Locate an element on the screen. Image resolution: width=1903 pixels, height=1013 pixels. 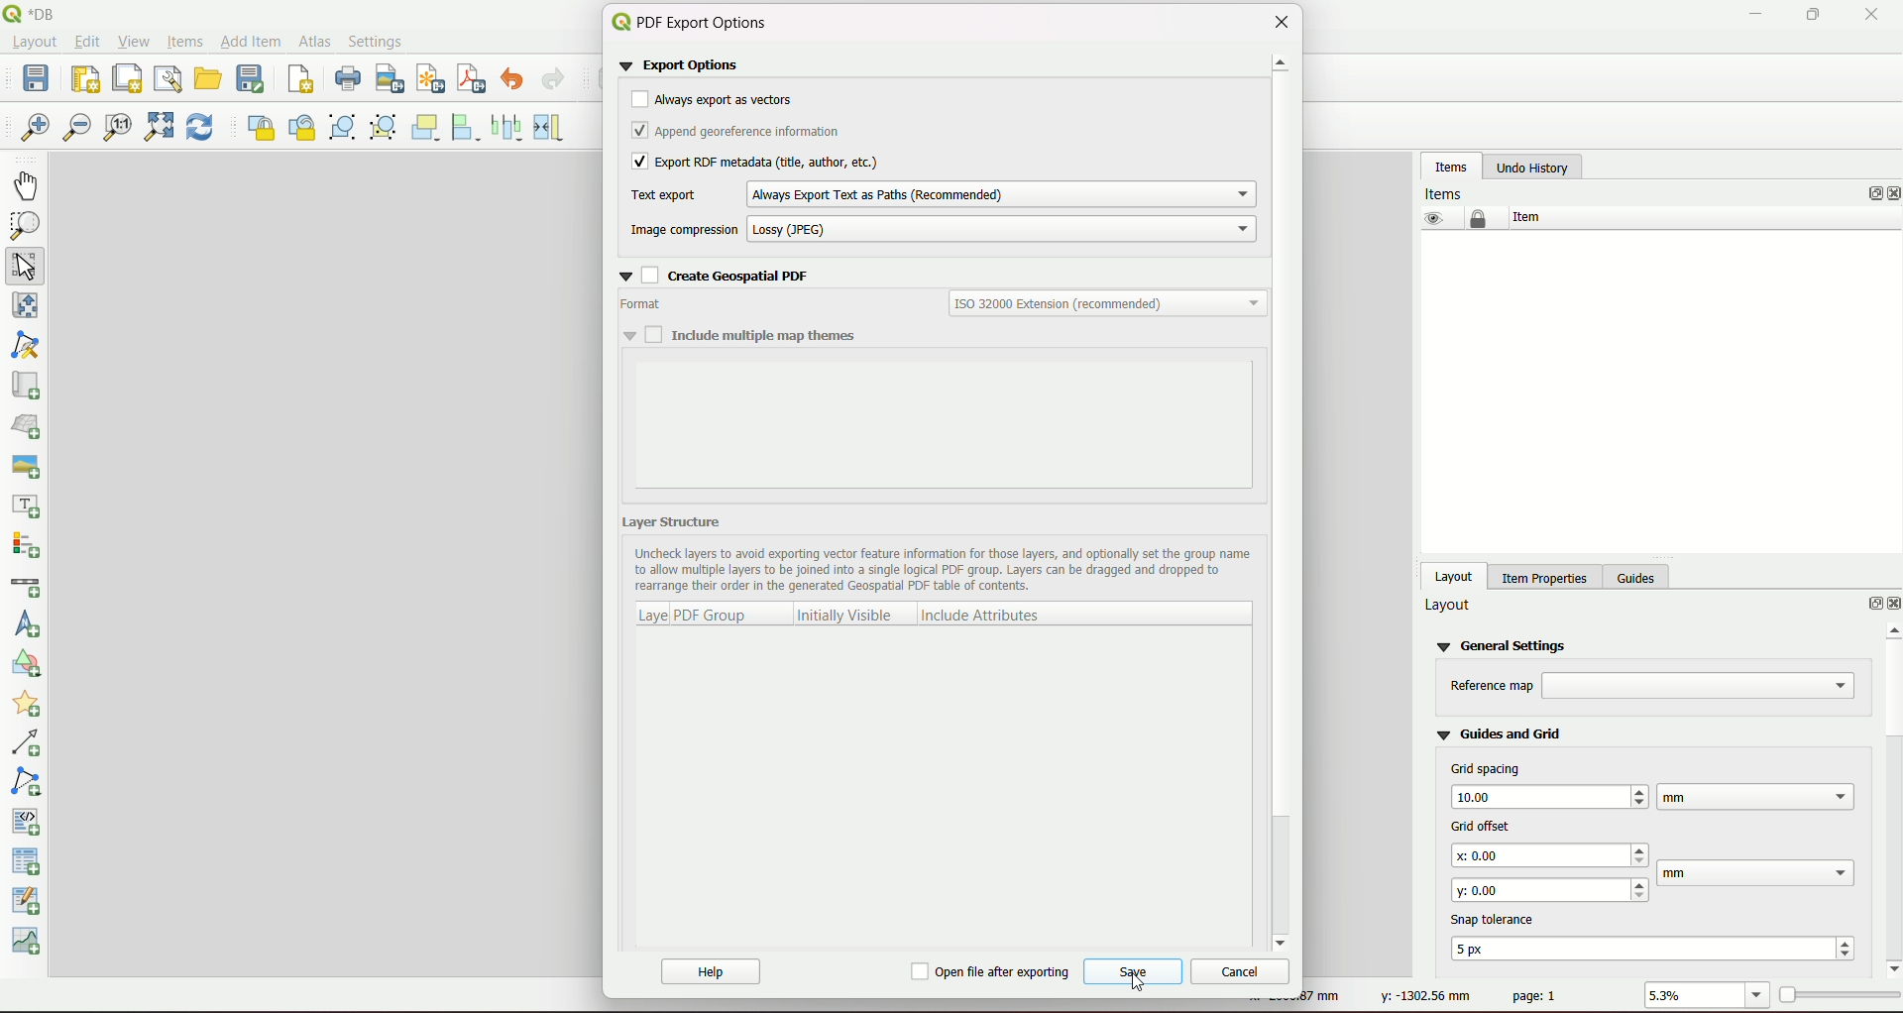
add north arrow is located at coordinates (30, 625).